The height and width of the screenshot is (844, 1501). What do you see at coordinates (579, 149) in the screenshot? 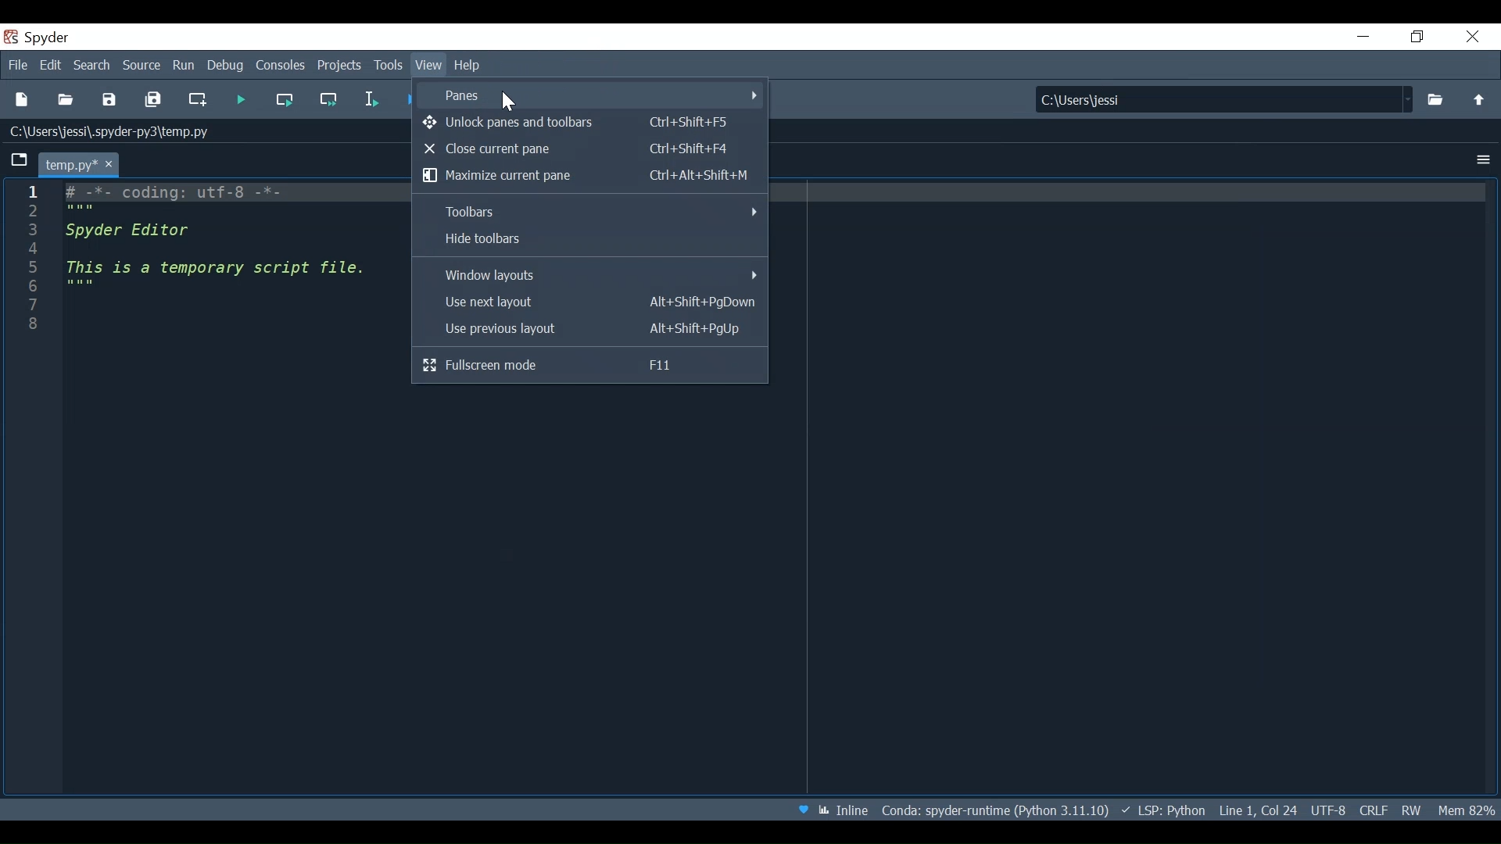
I see `Close current pane` at bounding box center [579, 149].